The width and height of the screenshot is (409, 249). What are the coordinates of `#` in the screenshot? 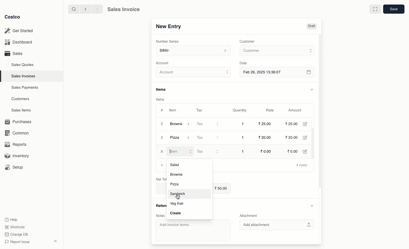 It's located at (162, 110).